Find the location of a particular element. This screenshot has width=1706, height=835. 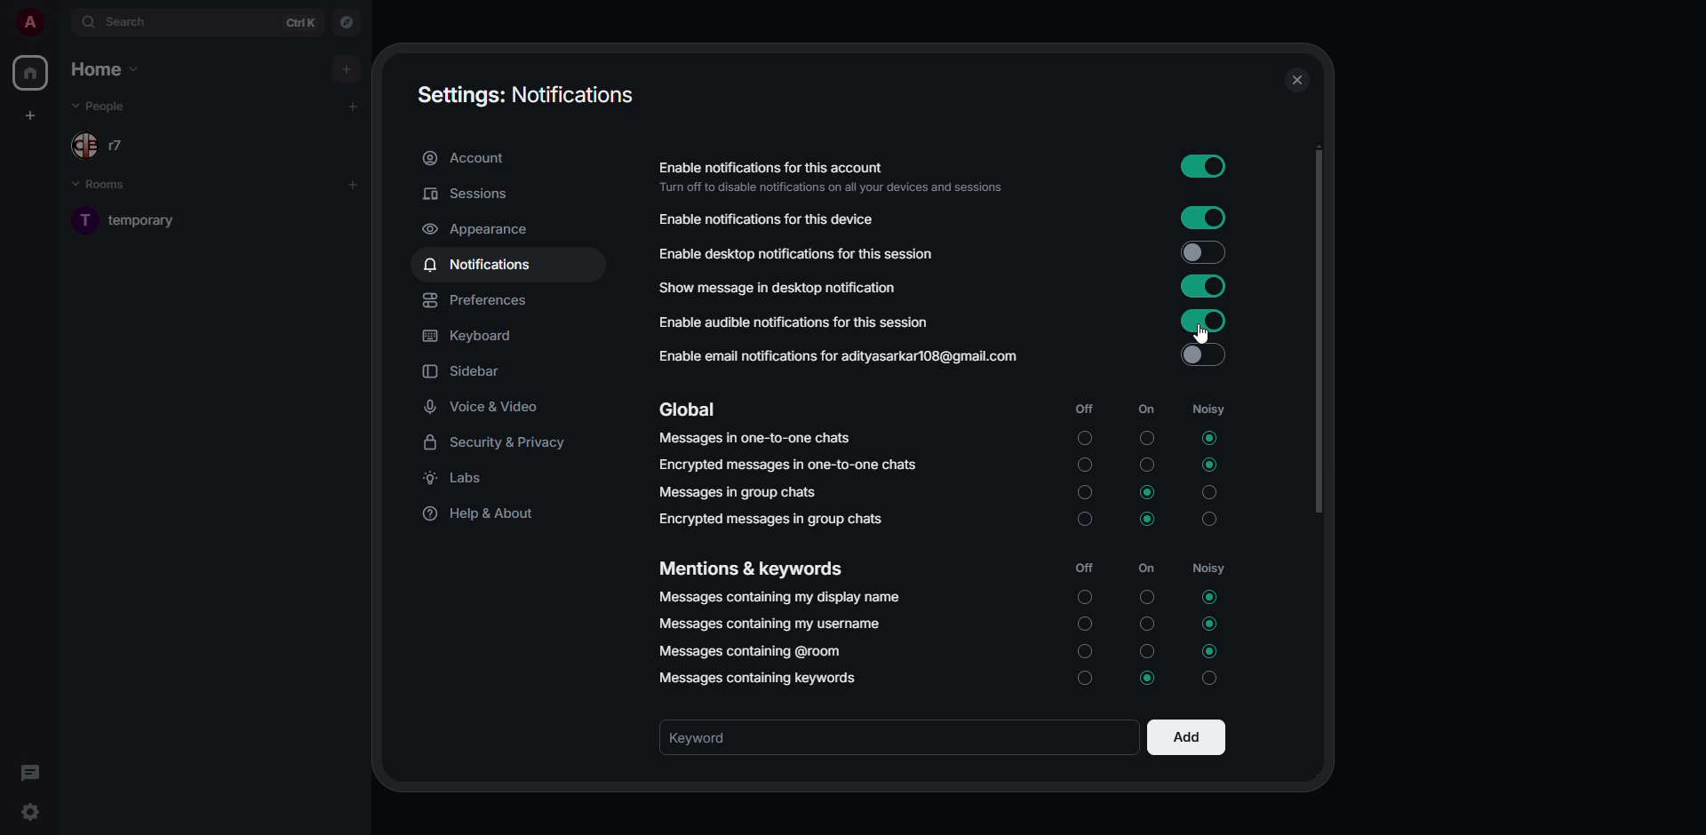

profile is located at coordinates (29, 21).